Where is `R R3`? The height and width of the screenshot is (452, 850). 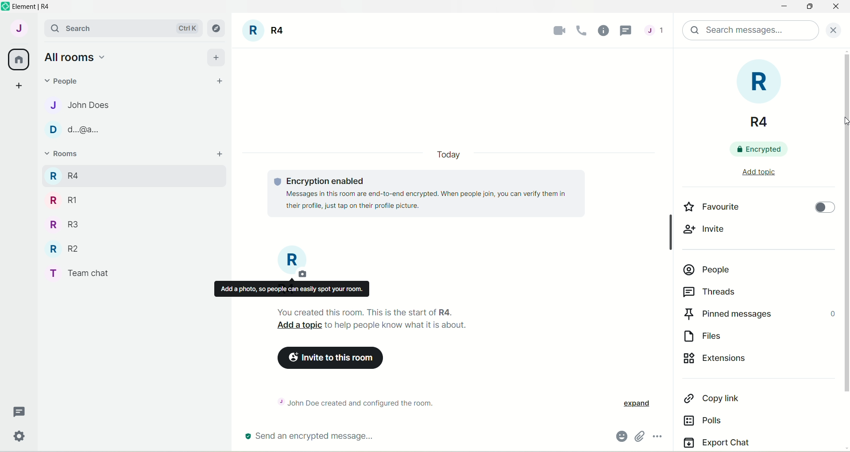 R R3 is located at coordinates (62, 223).